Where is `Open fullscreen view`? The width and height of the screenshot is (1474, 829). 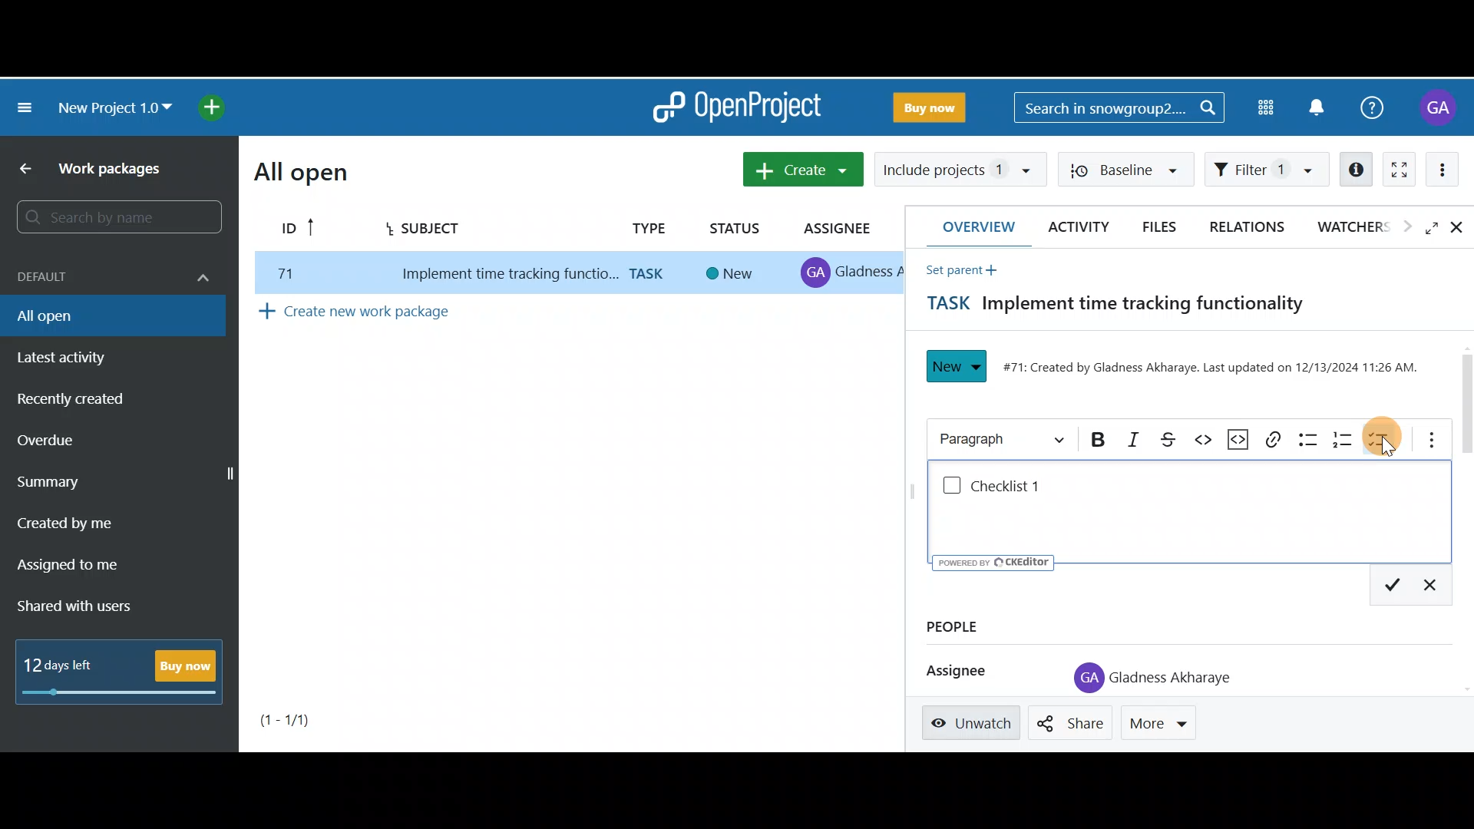
Open fullscreen view is located at coordinates (1421, 229).